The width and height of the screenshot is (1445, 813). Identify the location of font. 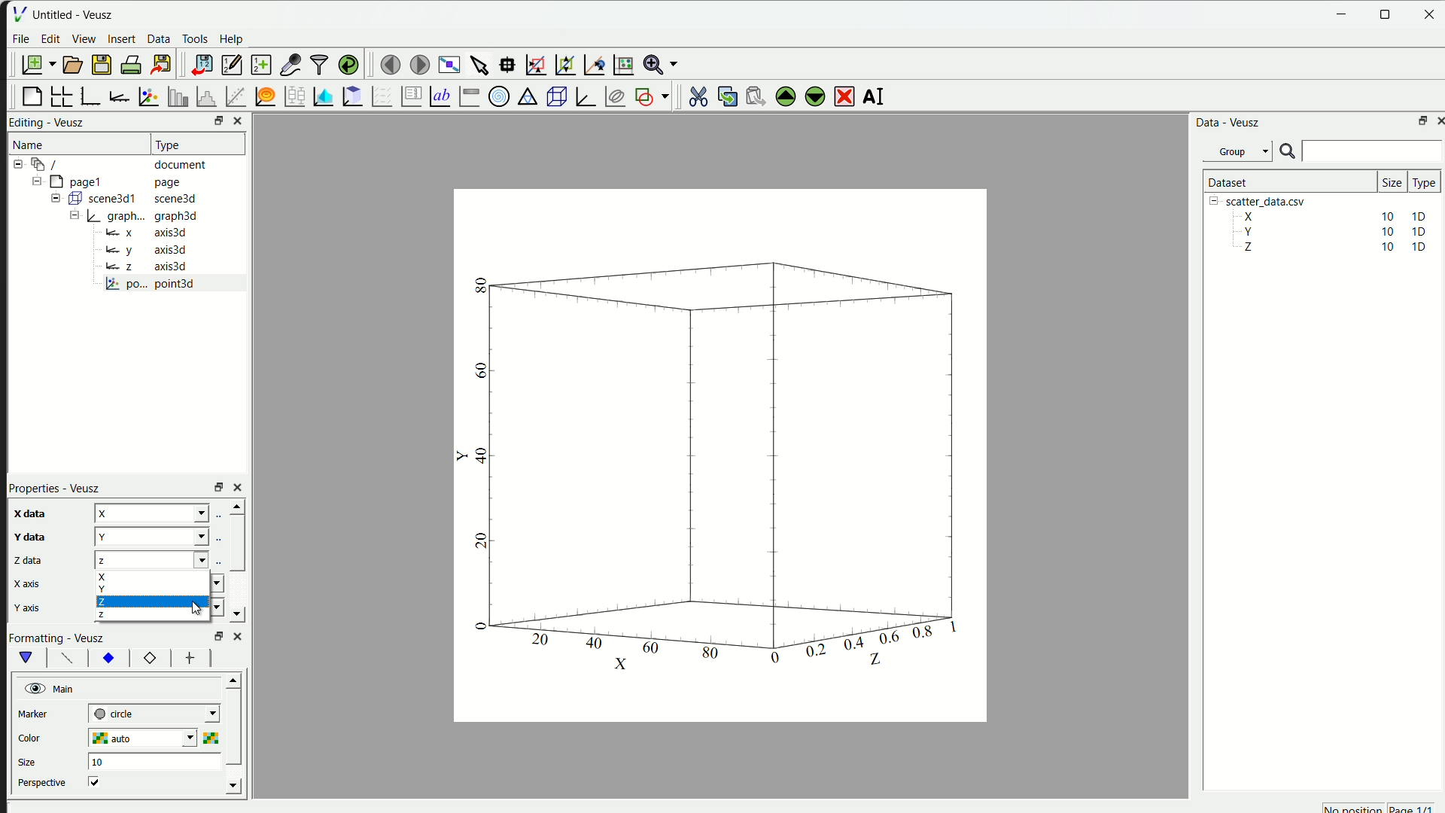
(190, 658).